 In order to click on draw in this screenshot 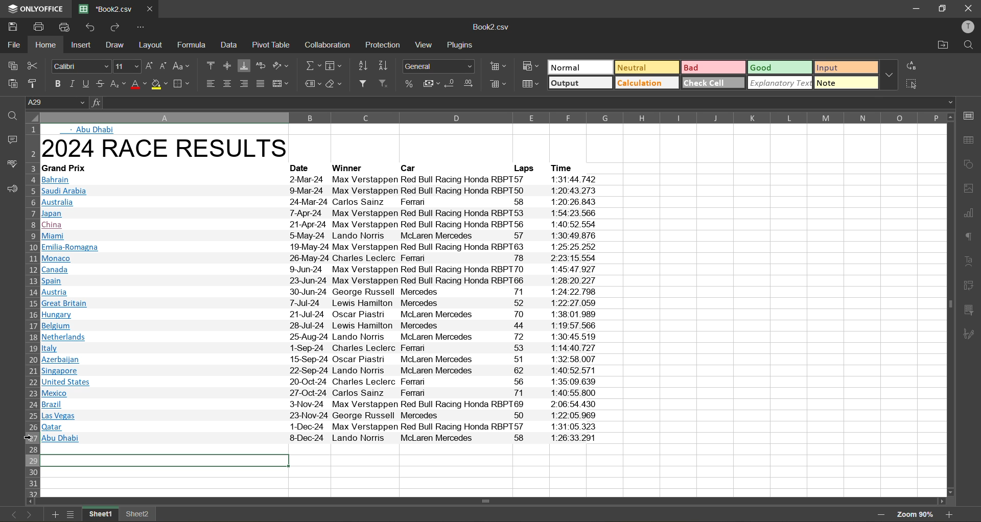, I will do `click(115, 46)`.